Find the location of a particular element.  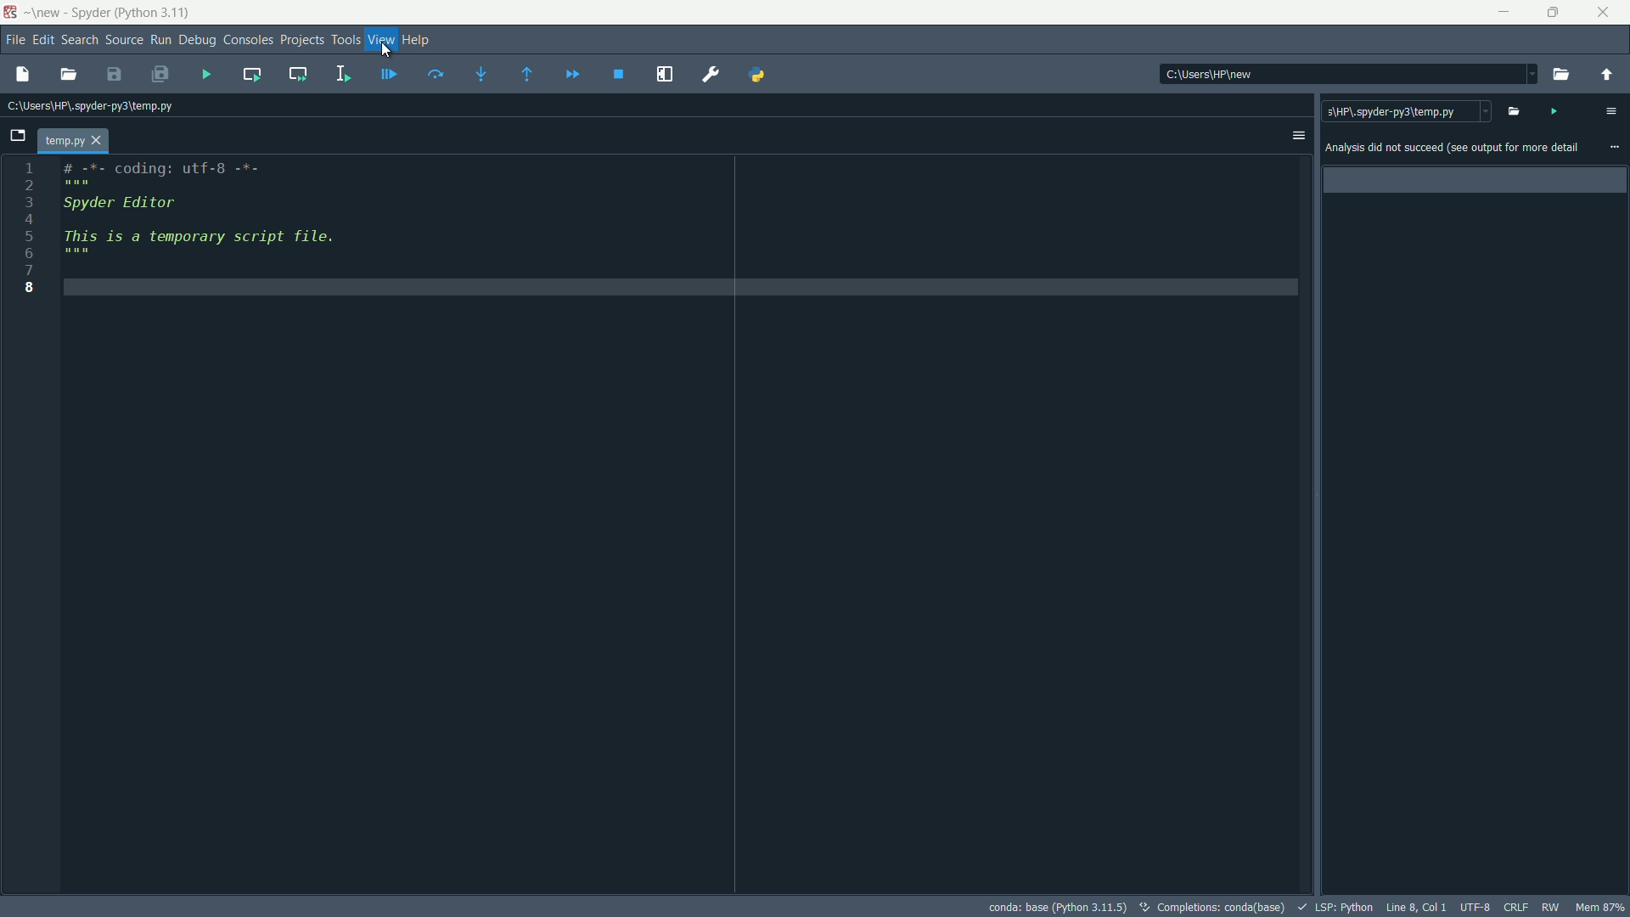

open file is located at coordinates (70, 76).